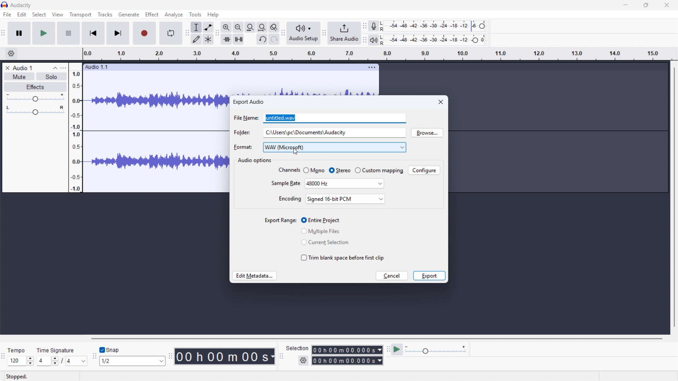 This screenshot has height=381, width=678. What do you see at coordinates (56, 351) in the screenshot?
I see `time signature` at bounding box center [56, 351].